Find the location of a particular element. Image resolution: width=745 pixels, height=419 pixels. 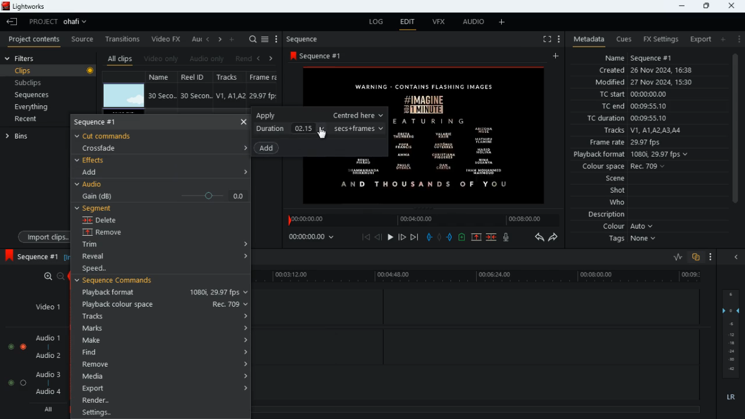

video fx is located at coordinates (166, 40).